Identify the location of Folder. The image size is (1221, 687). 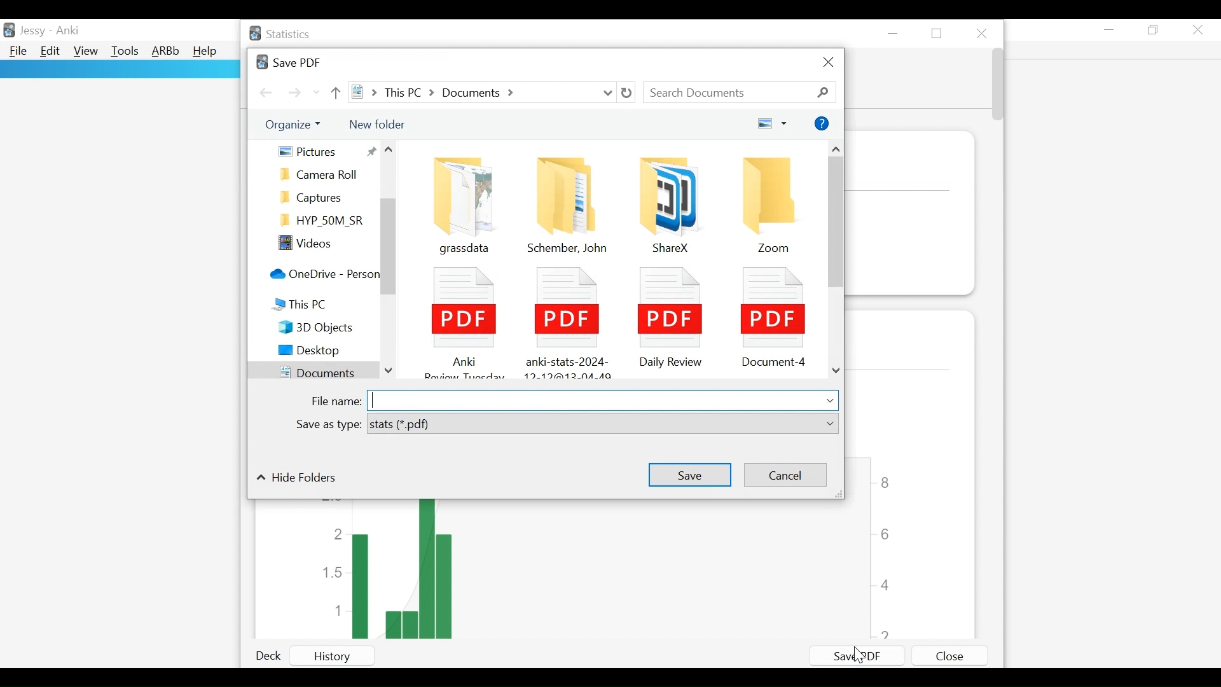
(568, 203).